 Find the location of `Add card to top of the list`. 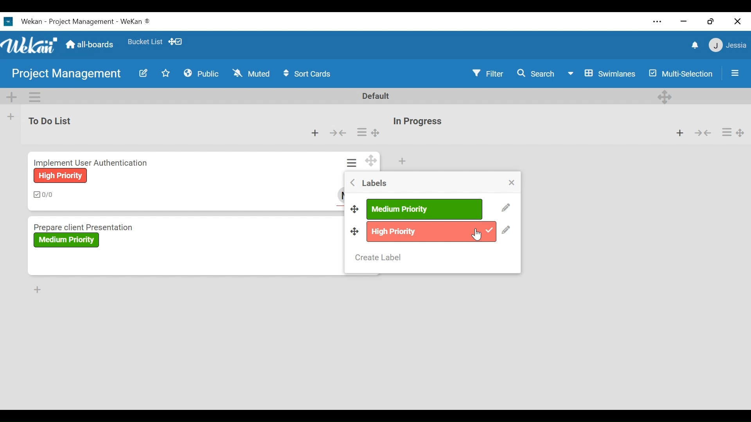

Add card to top of the list is located at coordinates (315, 134).